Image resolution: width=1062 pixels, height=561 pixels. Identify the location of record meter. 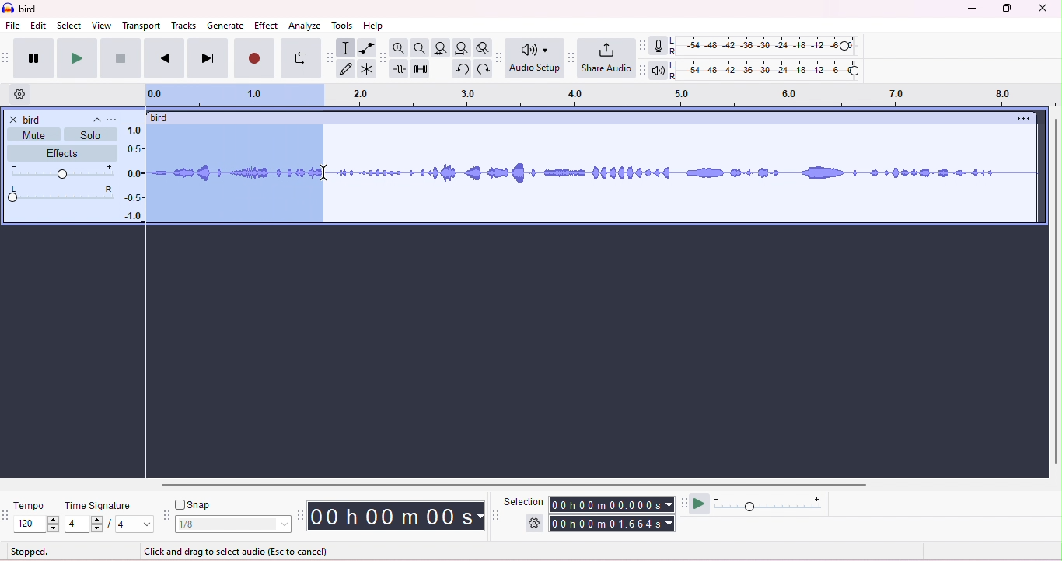
(665, 46).